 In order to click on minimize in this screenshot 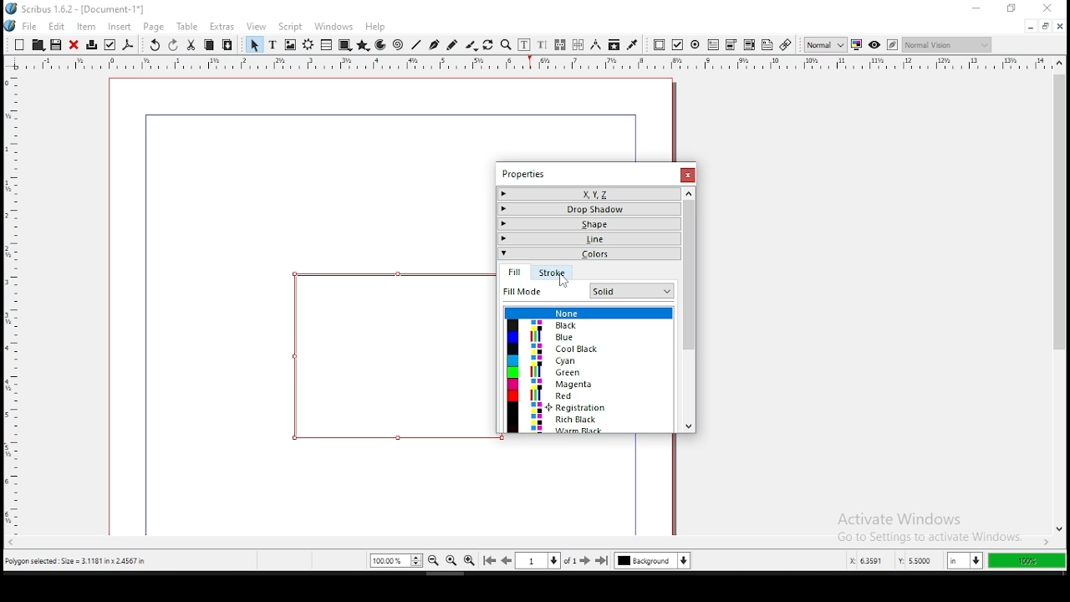, I will do `click(1030, 28)`.